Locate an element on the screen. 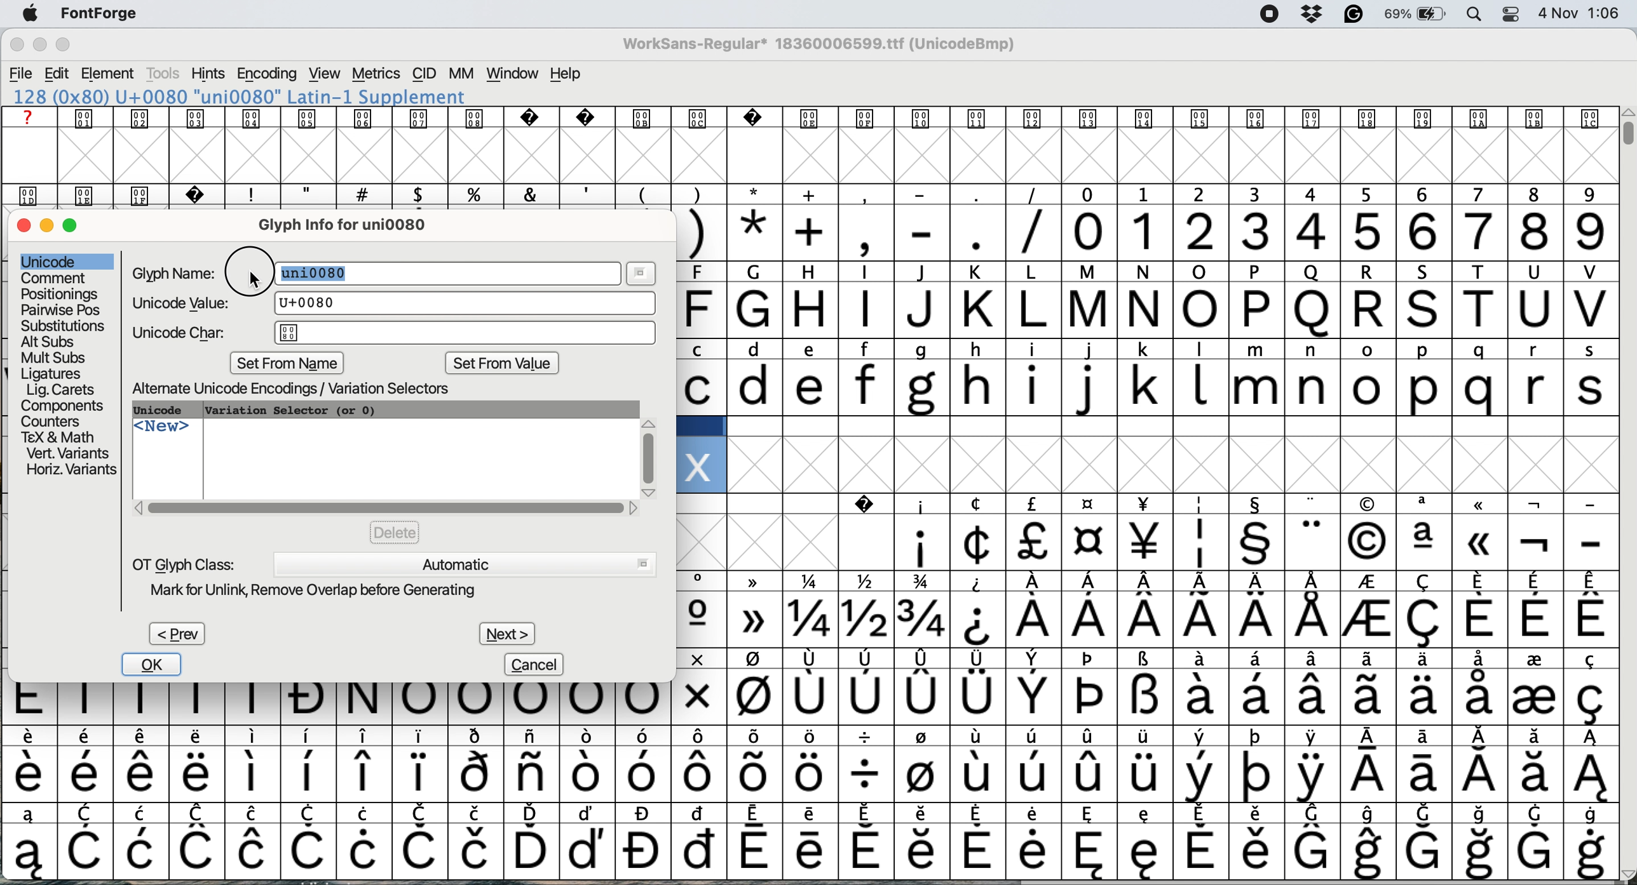  special characters is located at coordinates (806, 851).